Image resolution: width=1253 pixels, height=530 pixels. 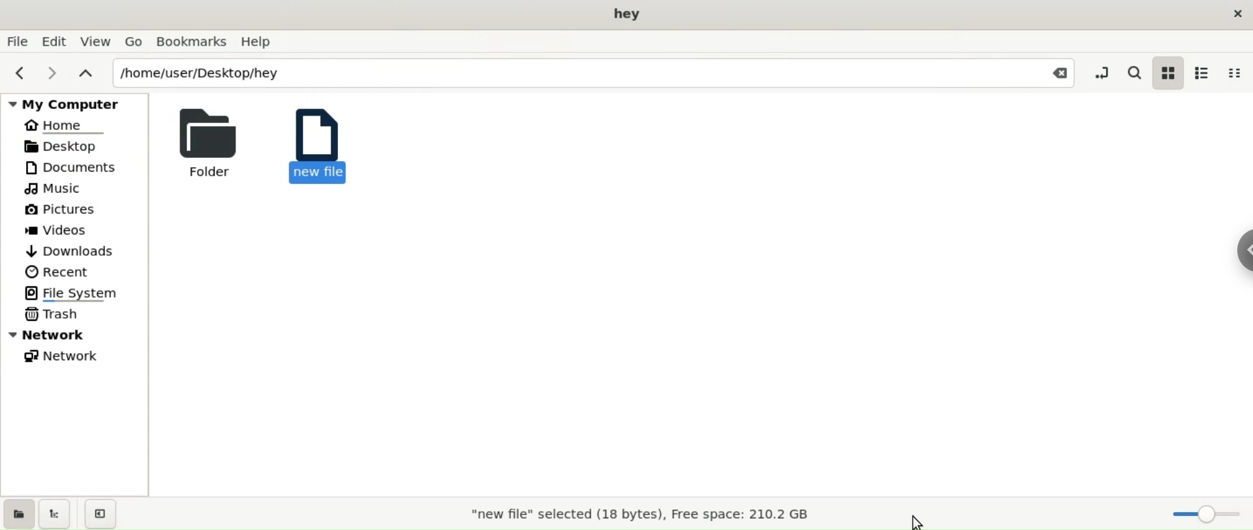 I want to click on "new file" selected(18 bytes), Free space: 210.2 GB, so click(x=630, y=512).